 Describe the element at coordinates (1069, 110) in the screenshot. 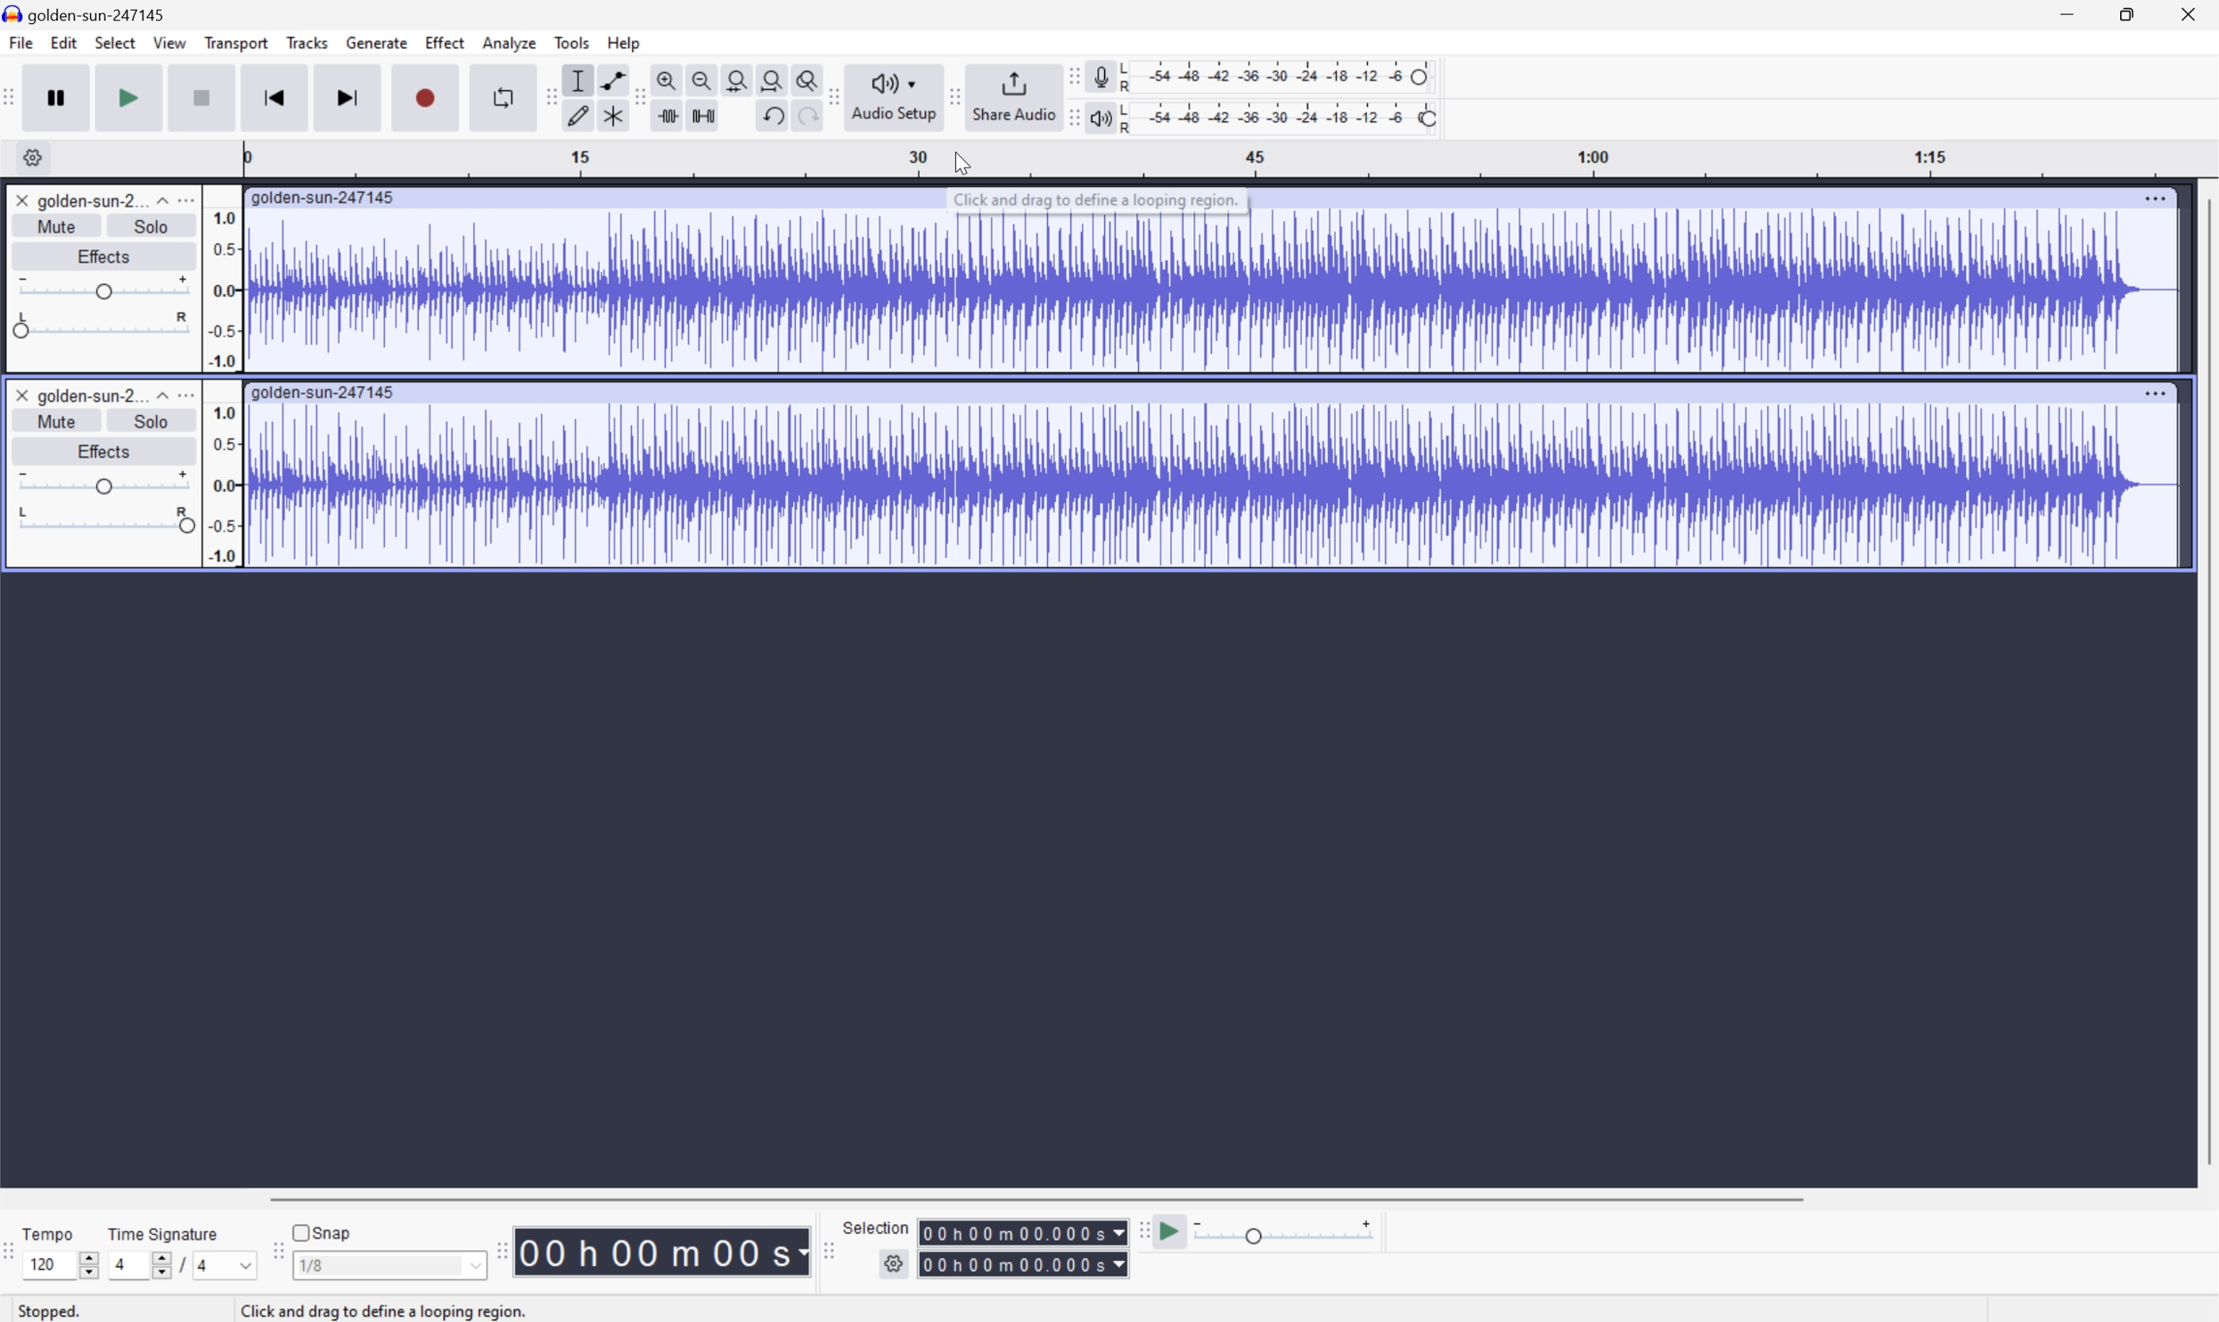

I see `Audacity playback meter toolbar` at that location.